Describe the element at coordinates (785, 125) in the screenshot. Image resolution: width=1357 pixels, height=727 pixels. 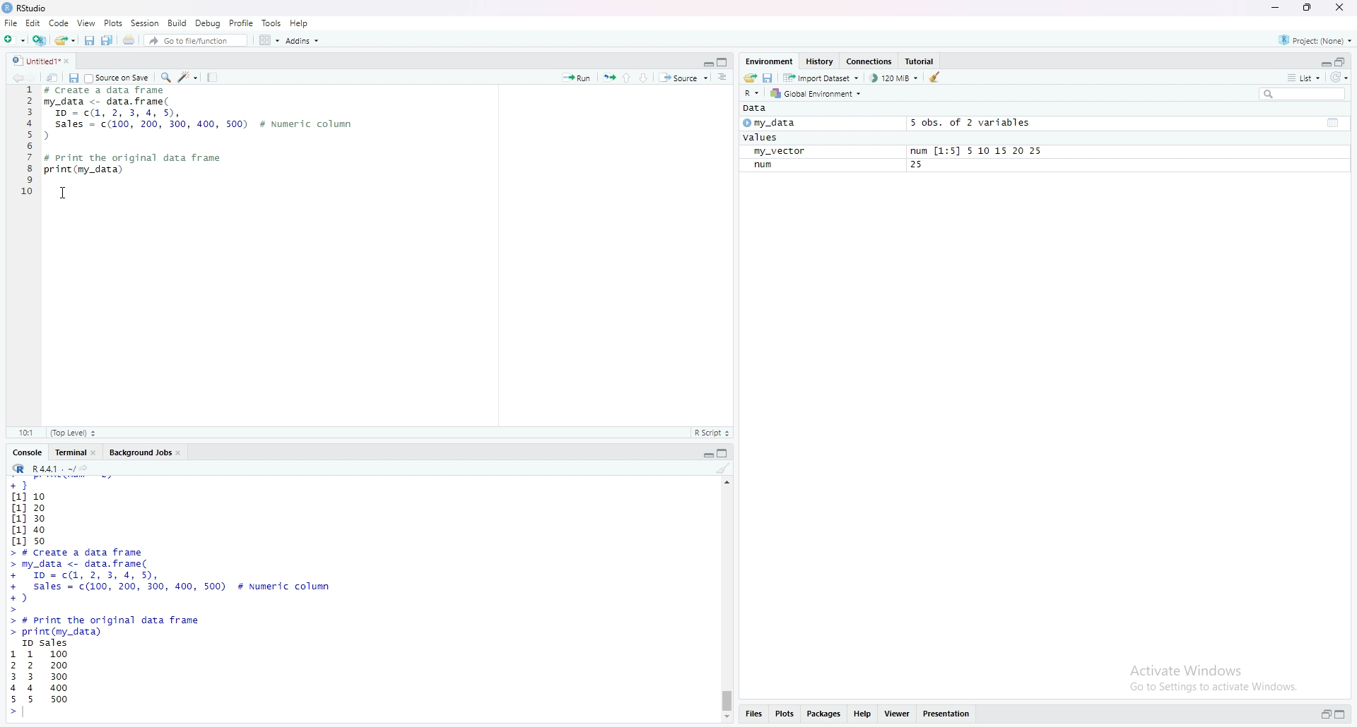
I see `my_data` at that location.